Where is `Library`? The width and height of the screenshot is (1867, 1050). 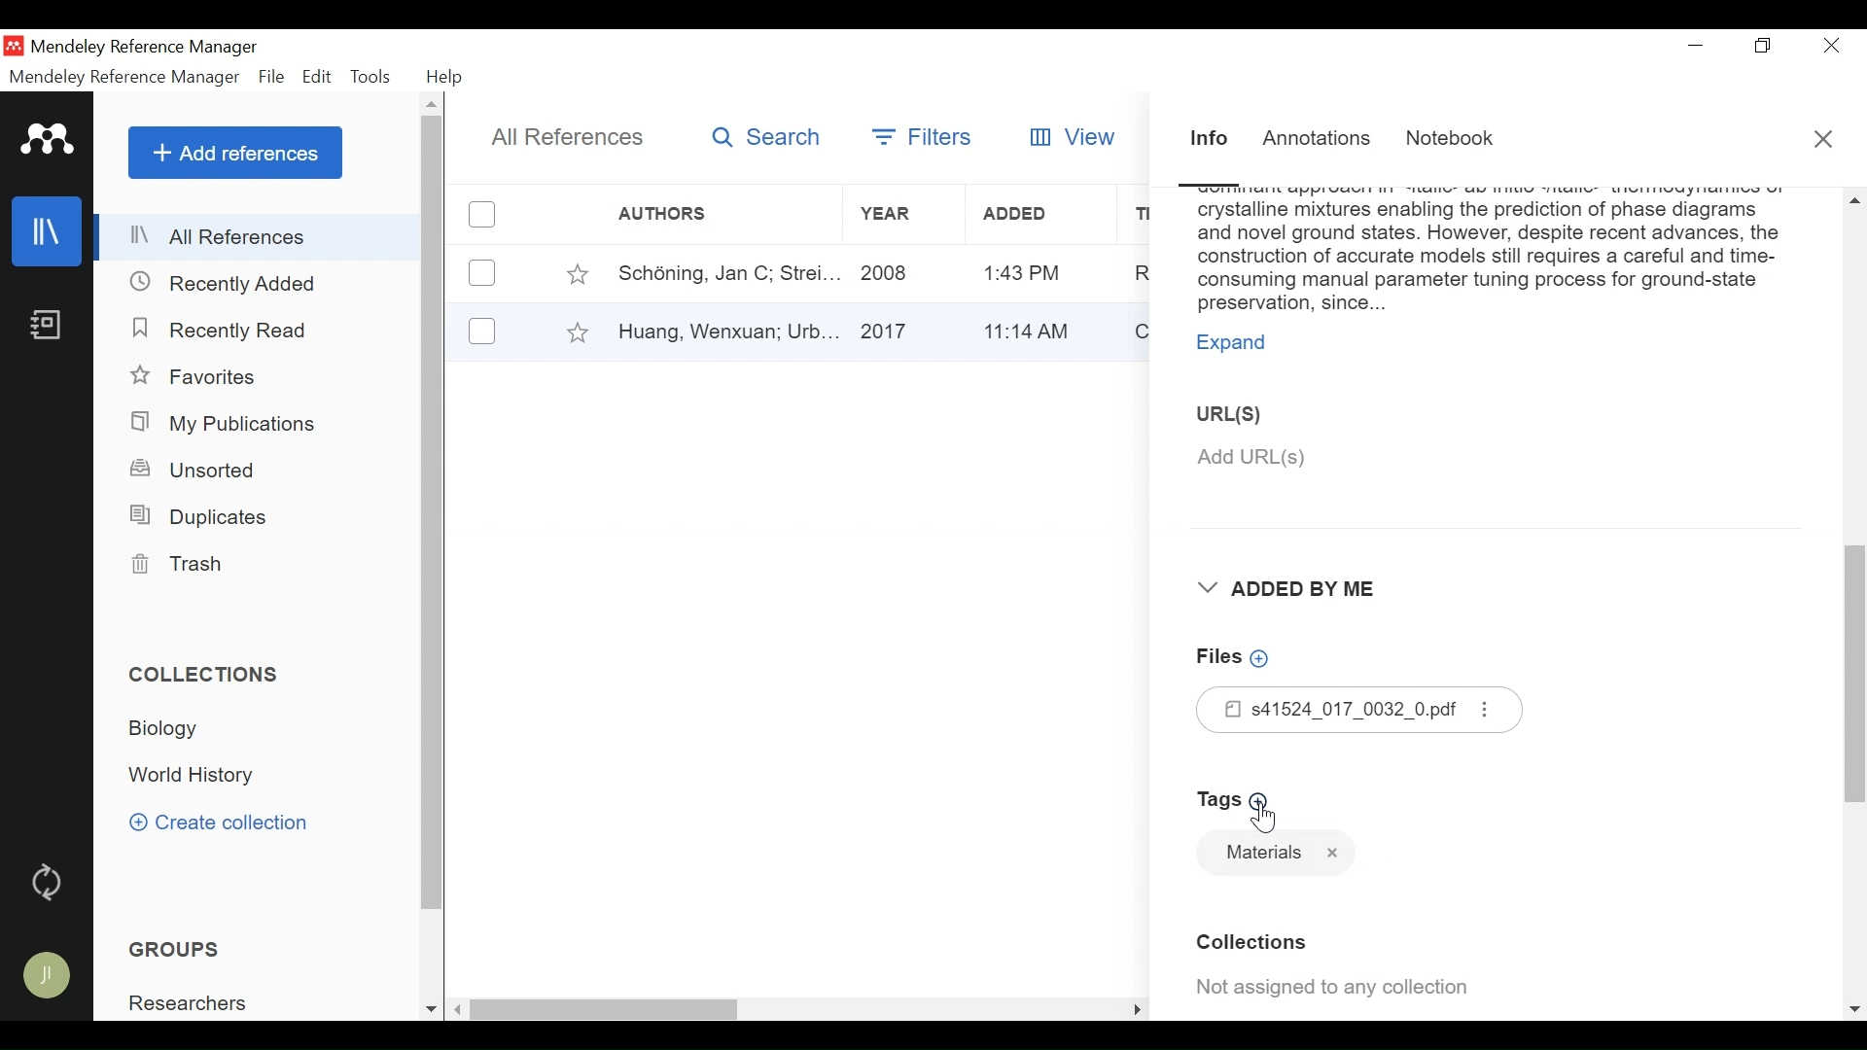 Library is located at coordinates (48, 230).